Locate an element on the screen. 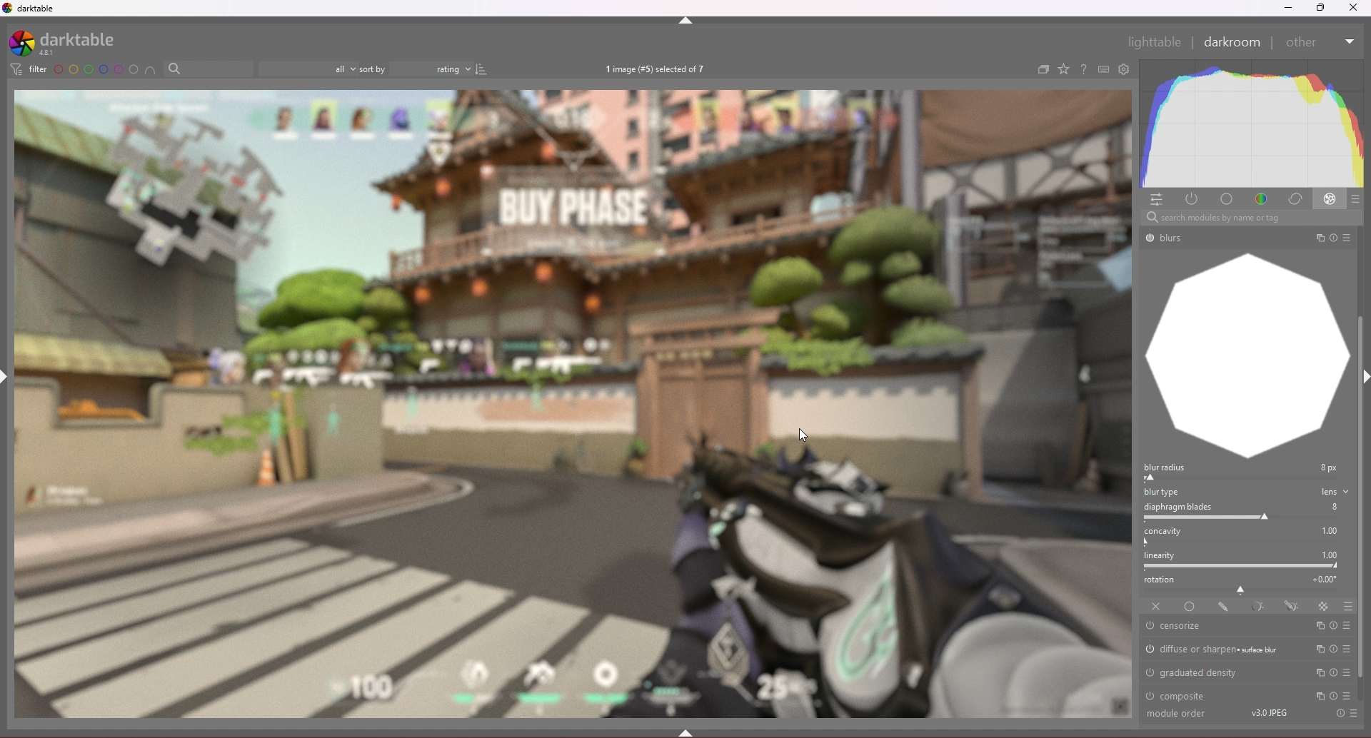 Image resolution: width=1371 pixels, height=738 pixels. color is located at coordinates (1262, 199).